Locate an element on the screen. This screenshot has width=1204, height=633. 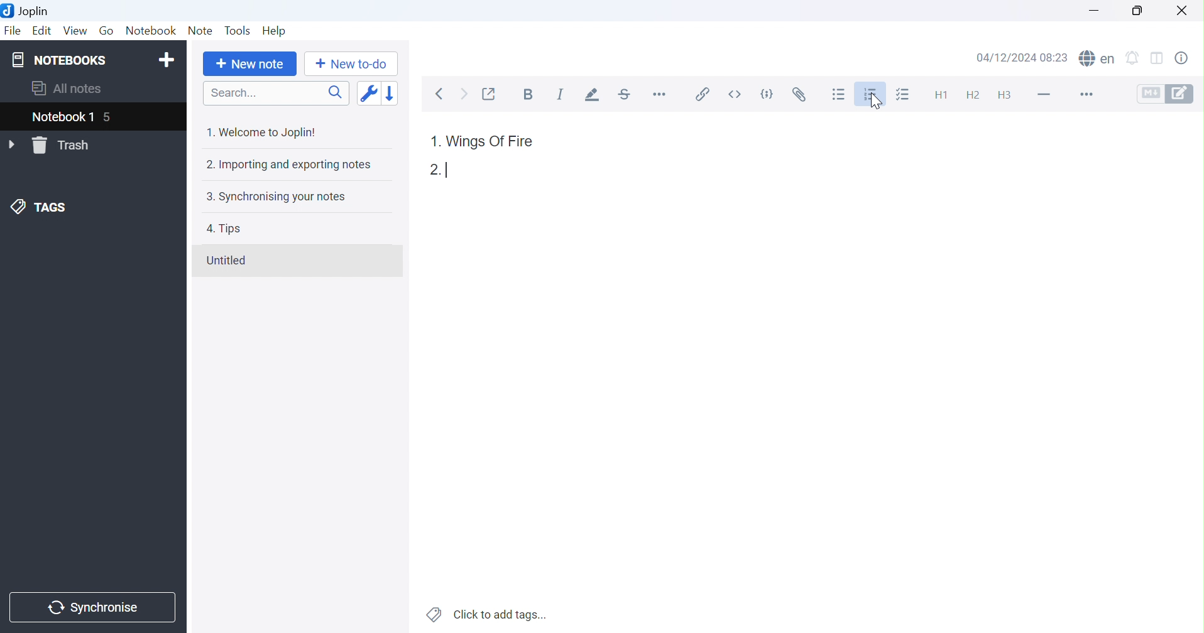
Untitled is located at coordinates (226, 261).